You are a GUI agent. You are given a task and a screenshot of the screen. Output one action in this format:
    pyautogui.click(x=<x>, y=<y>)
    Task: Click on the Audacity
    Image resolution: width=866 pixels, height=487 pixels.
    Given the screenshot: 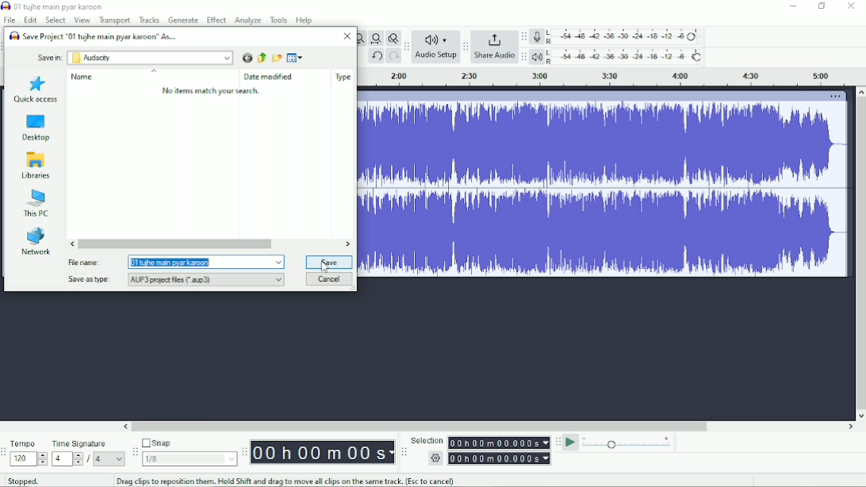 What is the action you would take?
    pyautogui.click(x=149, y=58)
    